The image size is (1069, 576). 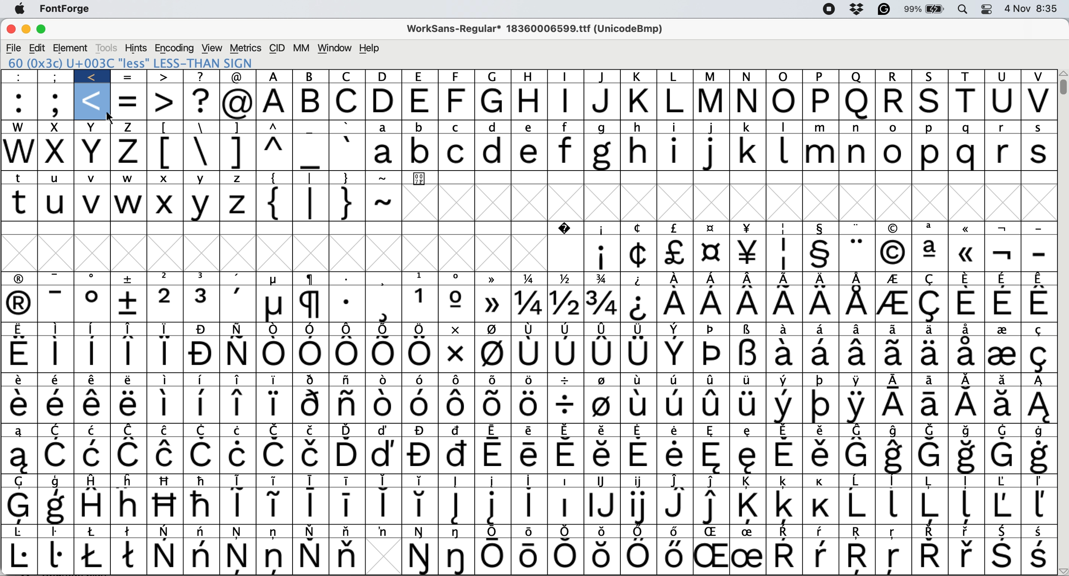 What do you see at coordinates (312, 431) in the screenshot?
I see `Symbol` at bounding box center [312, 431].